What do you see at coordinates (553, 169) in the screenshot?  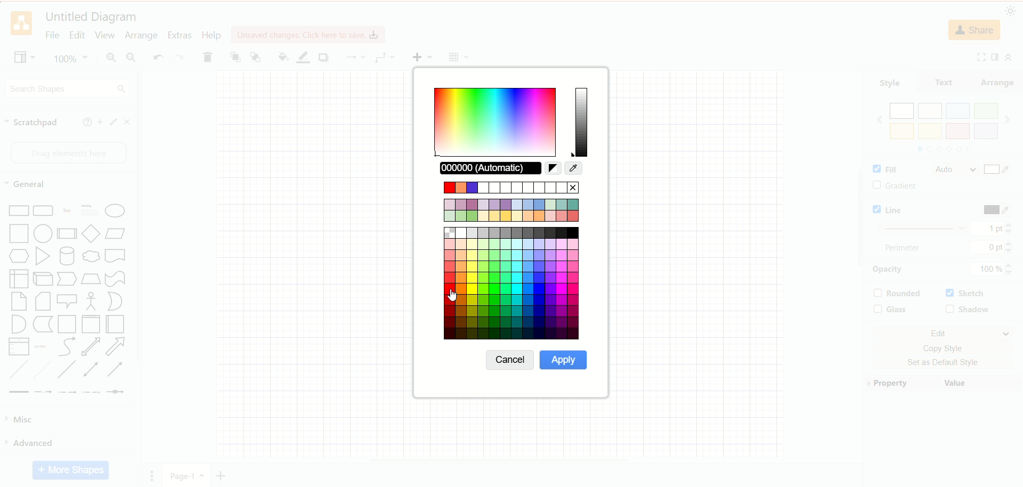 I see `reset` at bounding box center [553, 169].